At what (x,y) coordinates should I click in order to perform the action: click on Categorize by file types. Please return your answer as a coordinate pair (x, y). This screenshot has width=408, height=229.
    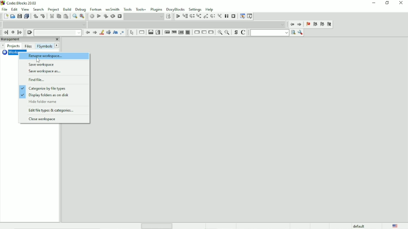
    Looking at the image, I should click on (45, 88).